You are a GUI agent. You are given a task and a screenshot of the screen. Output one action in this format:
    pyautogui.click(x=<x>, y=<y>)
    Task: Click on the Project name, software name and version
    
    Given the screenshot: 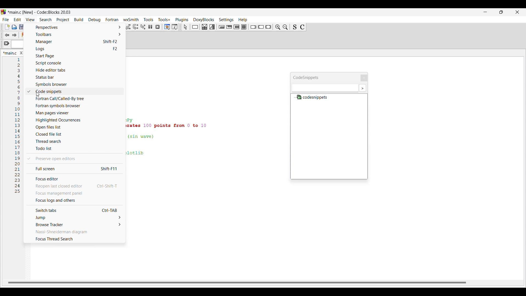 What is the action you would take?
    pyautogui.click(x=40, y=12)
    